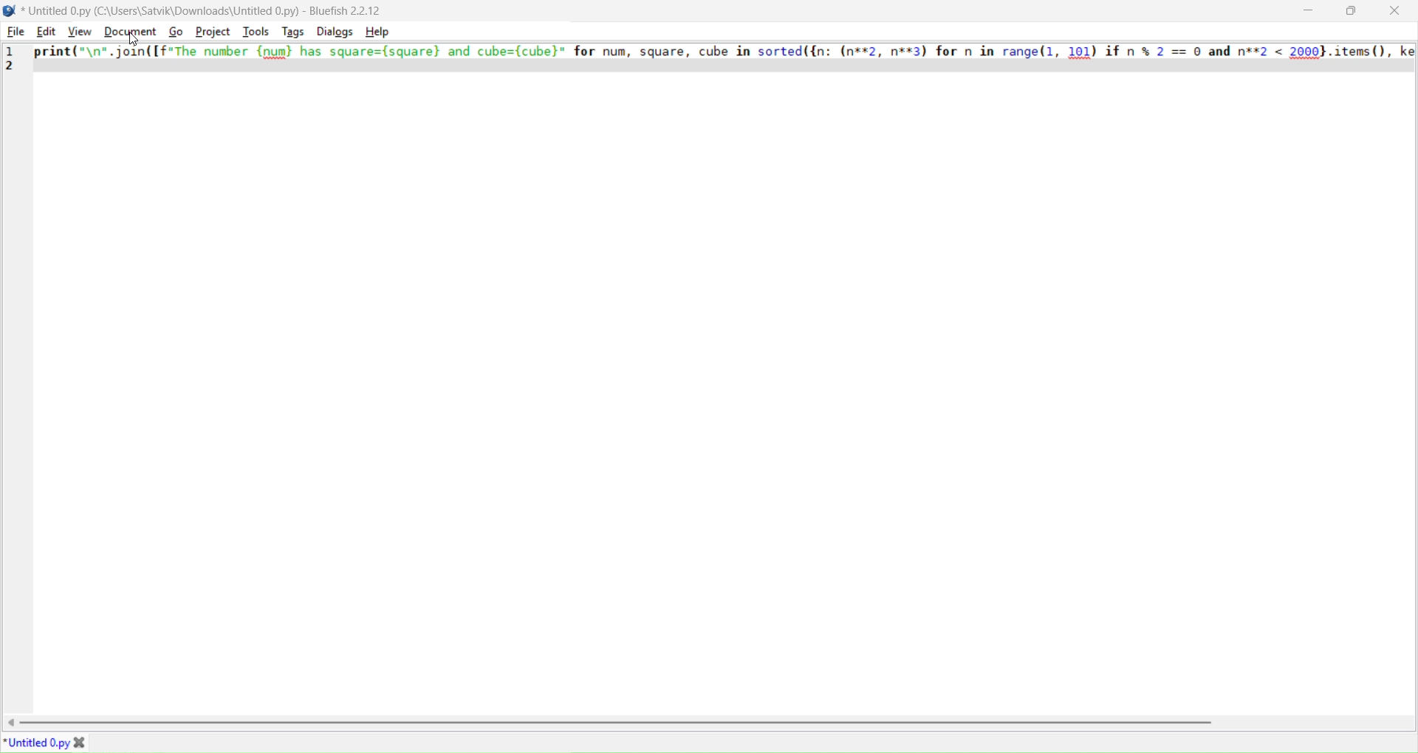  What do you see at coordinates (1308, 10) in the screenshot?
I see `minimize` at bounding box center [1308, 10].